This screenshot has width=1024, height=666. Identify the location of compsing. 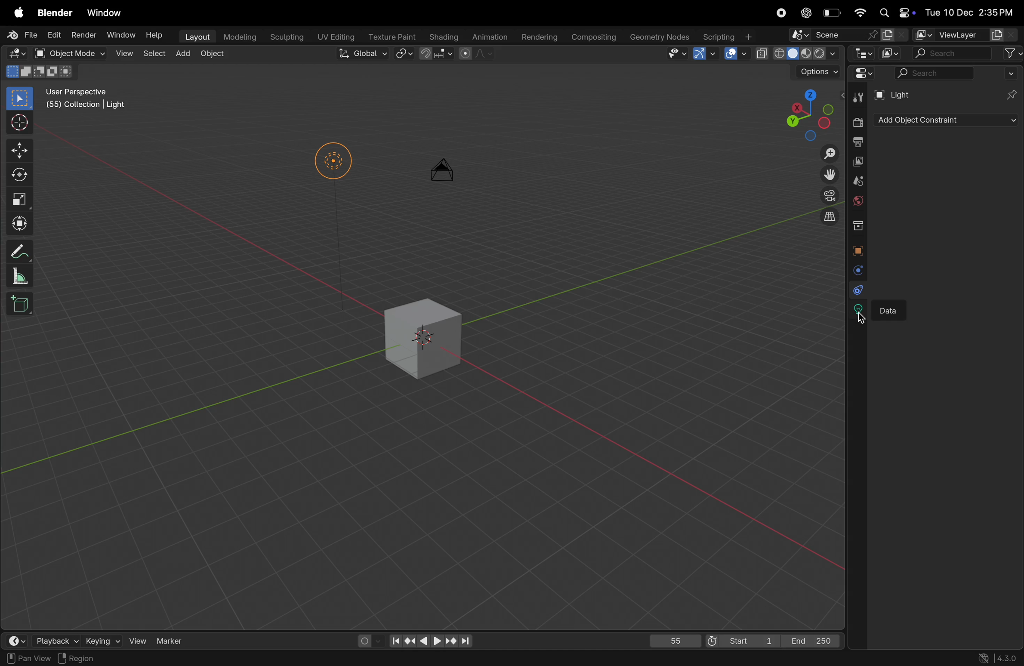
(597, 36).